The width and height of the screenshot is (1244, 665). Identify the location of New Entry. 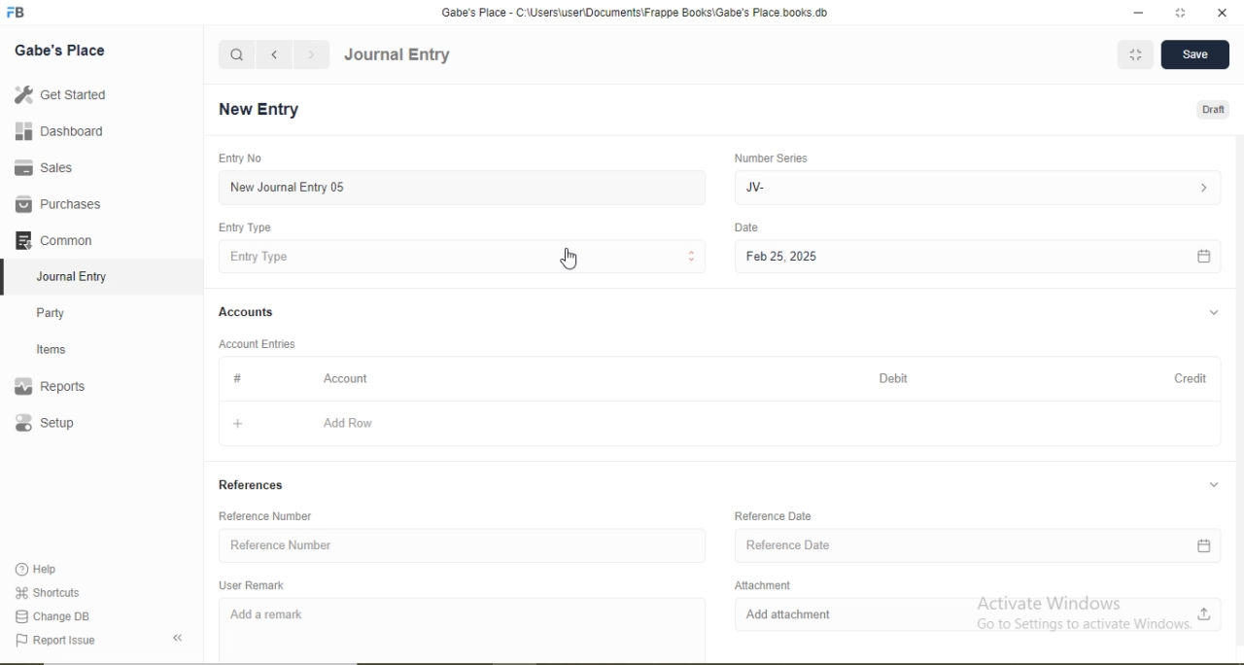
(264, 110).